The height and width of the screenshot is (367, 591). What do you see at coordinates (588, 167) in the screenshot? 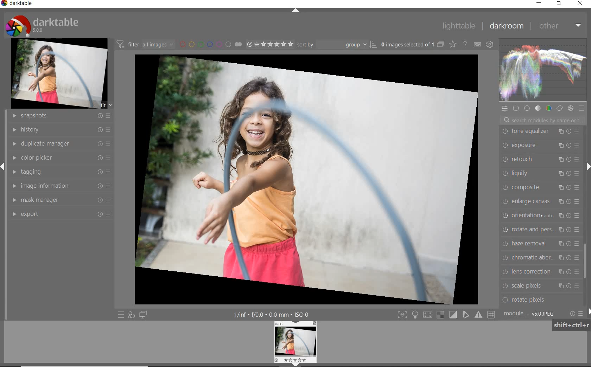
I see `expand/collapse` at bounding box center [588, 167].